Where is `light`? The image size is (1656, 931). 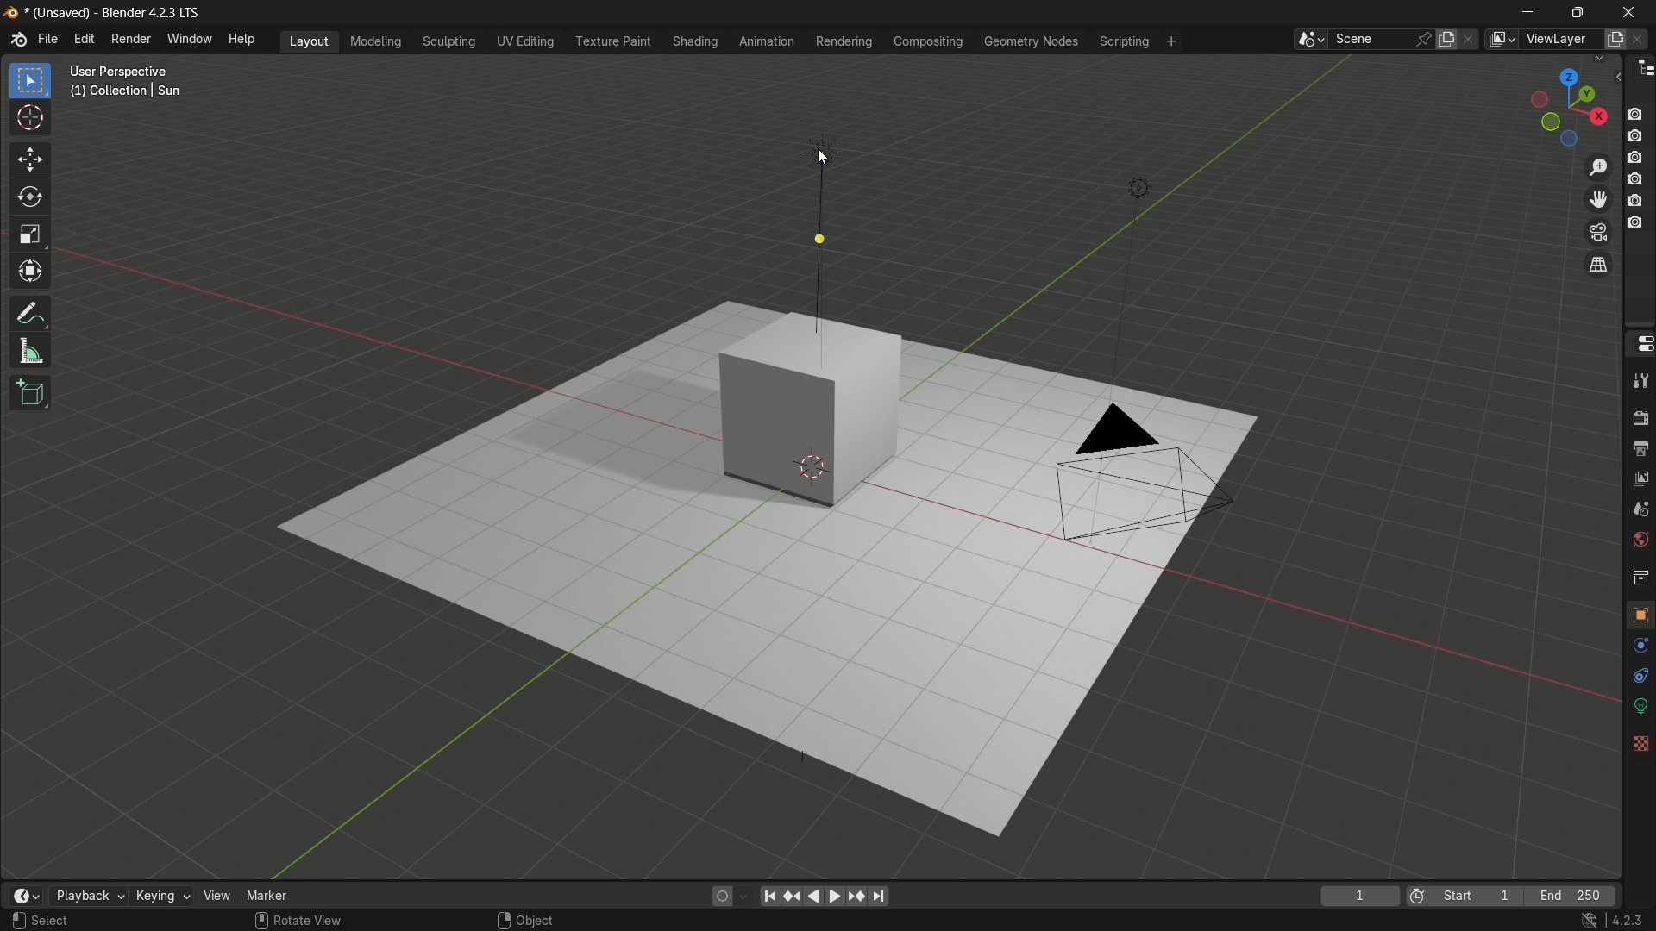
light is located at coordinates (1137, 186).